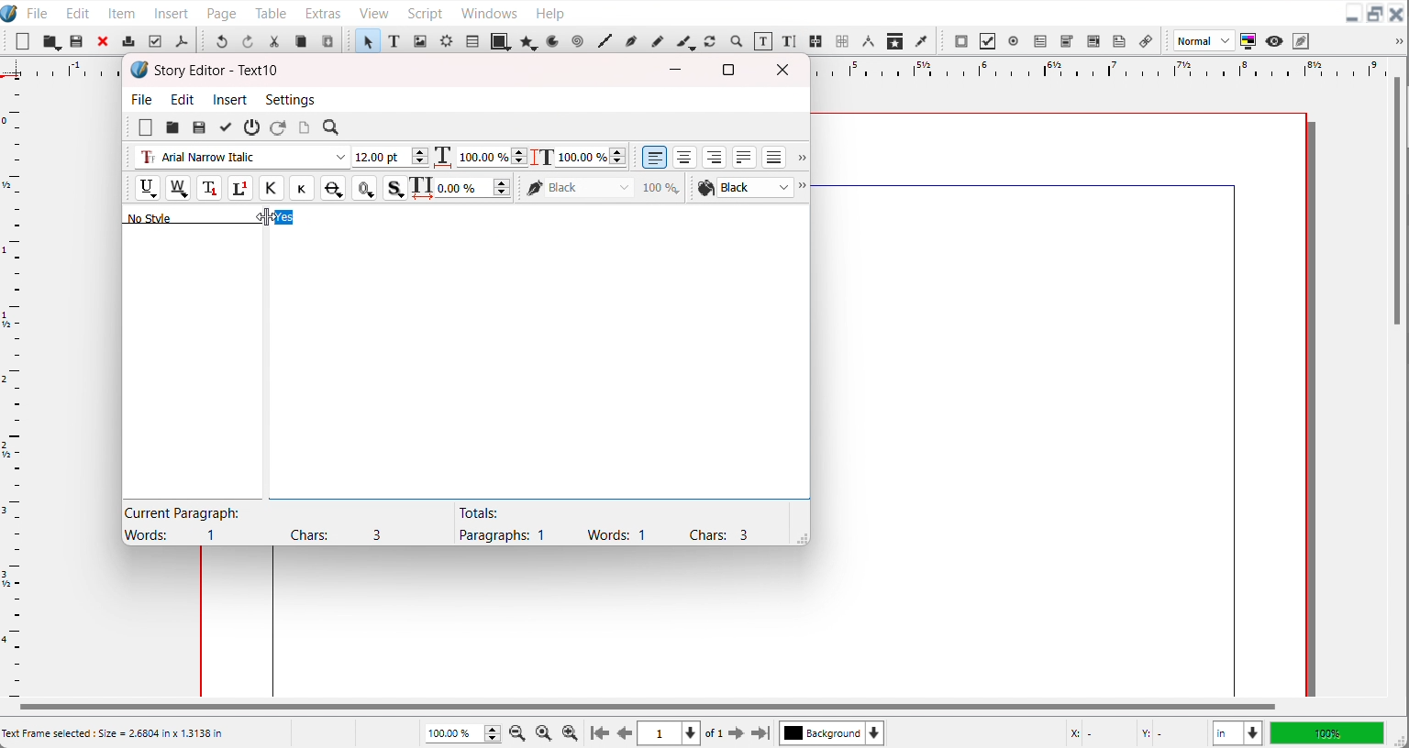  What do you see at coordinates (1275, 41) in the screenshot?
I see `Preview` at bounding box center [1275, 41].